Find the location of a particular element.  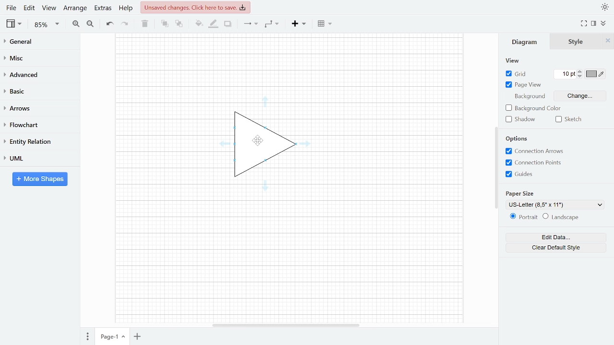

Current paper size is located at coordinates (555, 205).